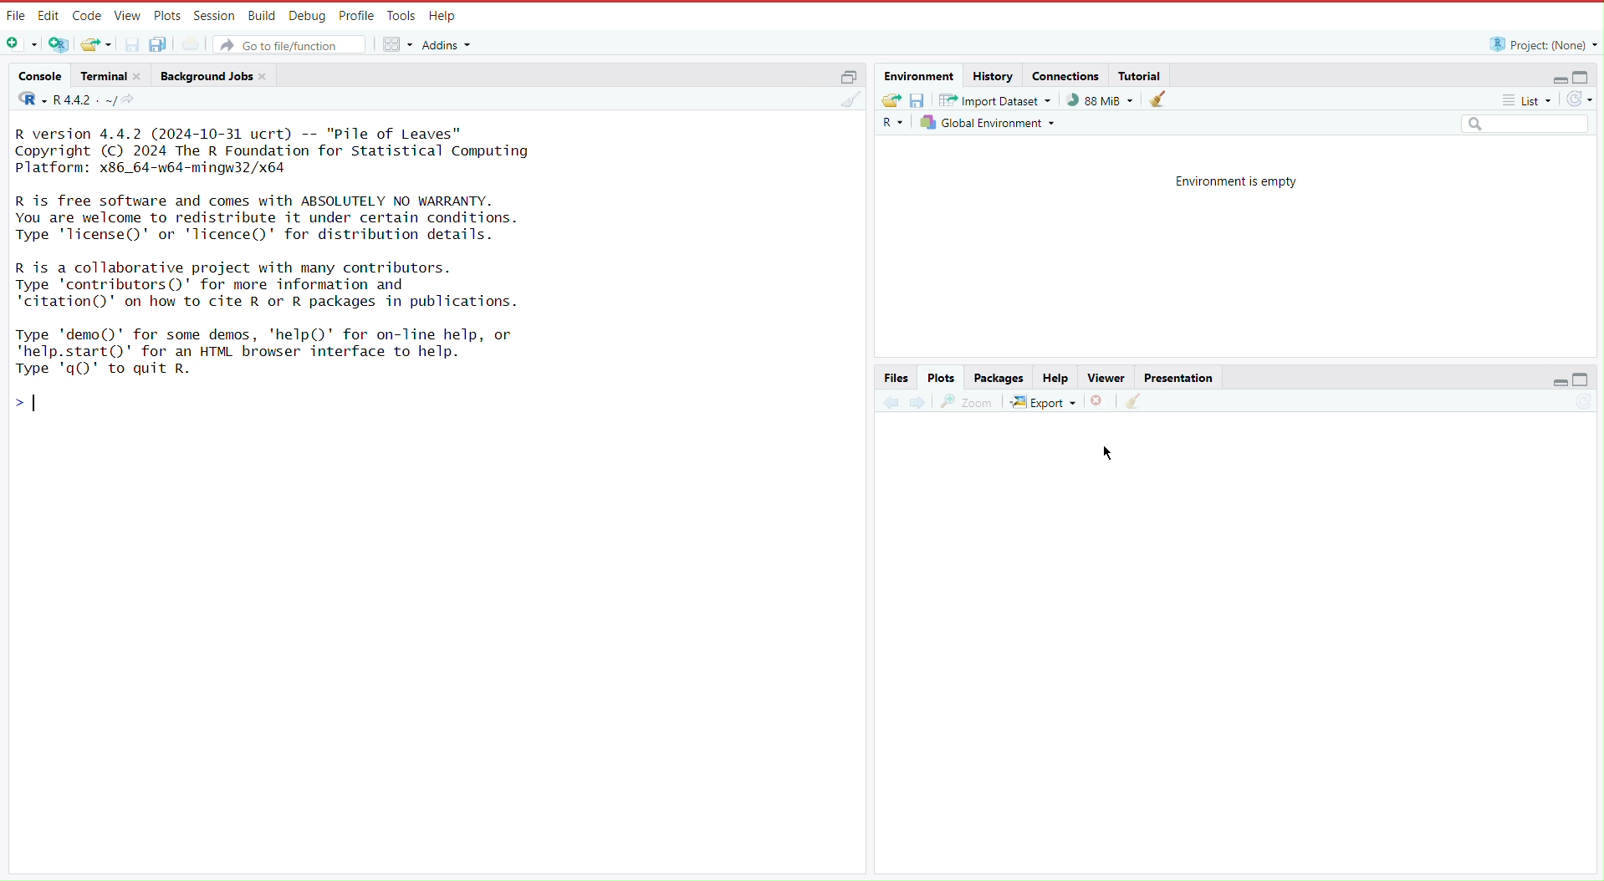  I want to click on s Plots, so click(941, 377).